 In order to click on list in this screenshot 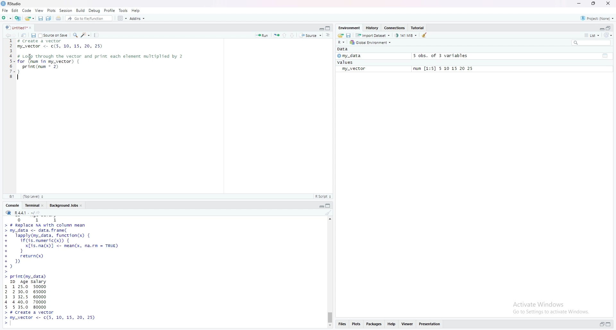, I will do `click(592, 36)`.